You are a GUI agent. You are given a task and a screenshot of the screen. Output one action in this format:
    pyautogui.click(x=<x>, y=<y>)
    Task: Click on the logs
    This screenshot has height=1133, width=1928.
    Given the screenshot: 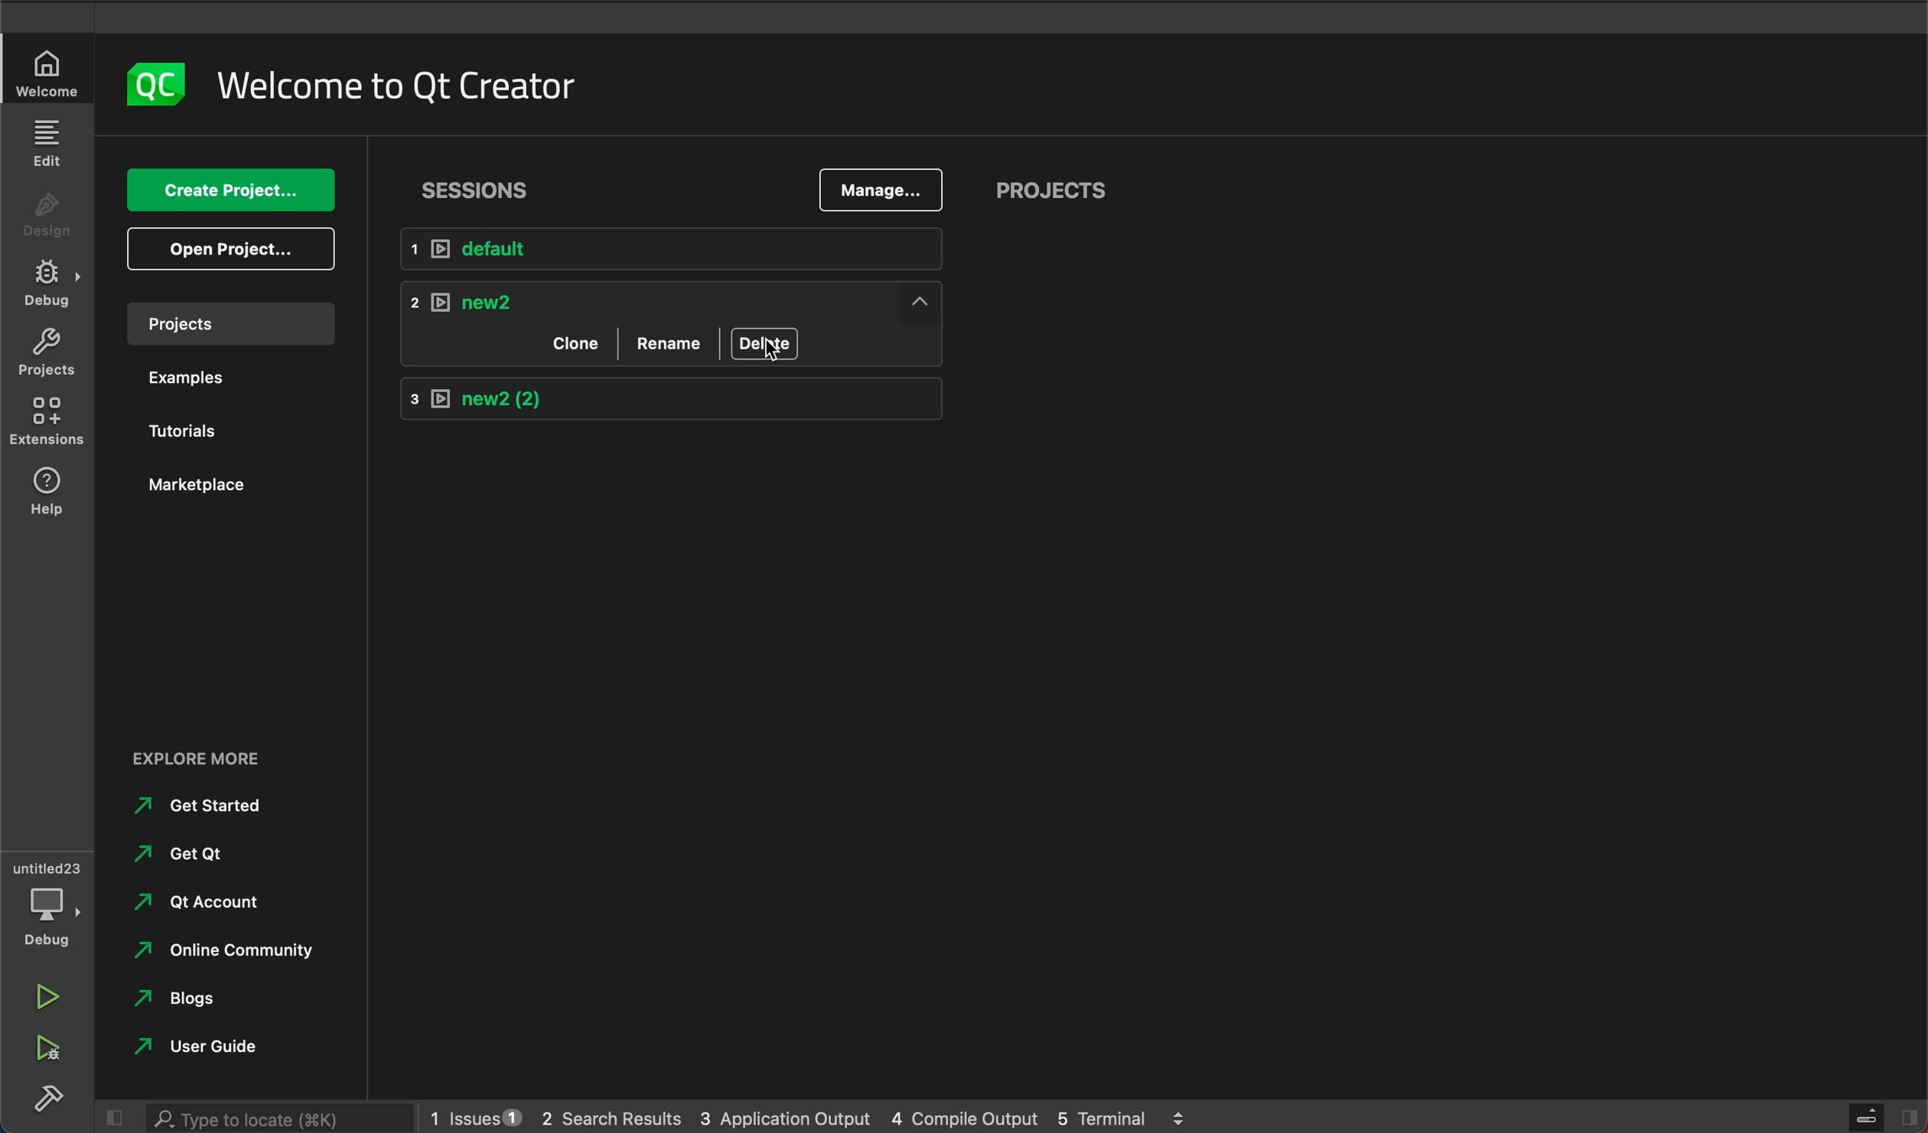 What is the action you would take?
    pyautogui.click(x=813, y=1117)
    